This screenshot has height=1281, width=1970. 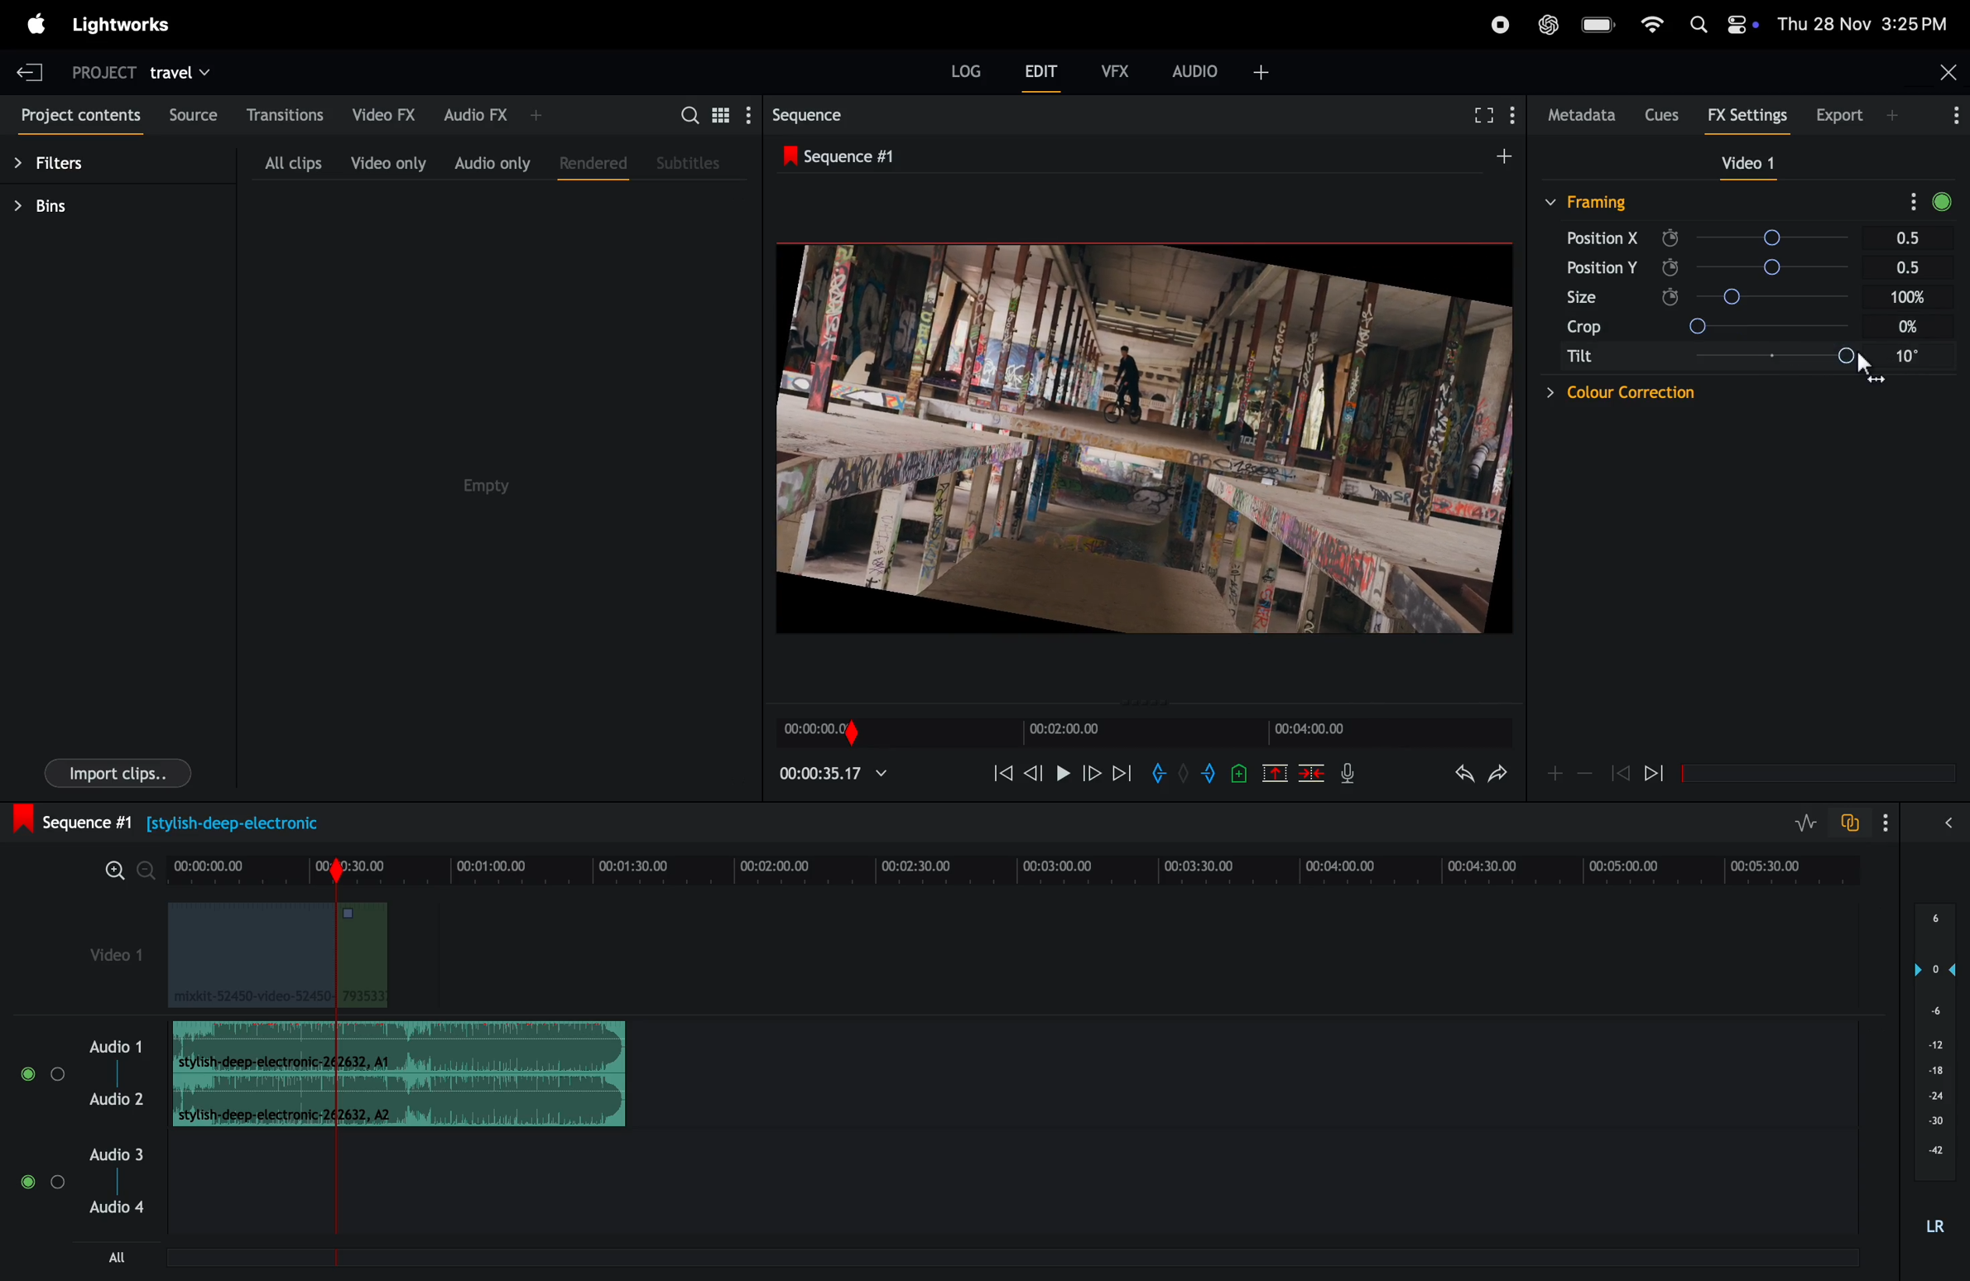 What do you see at coordinates (709, 113) in the screenshot?
I see `search bar` at bounding box center [709, 113].